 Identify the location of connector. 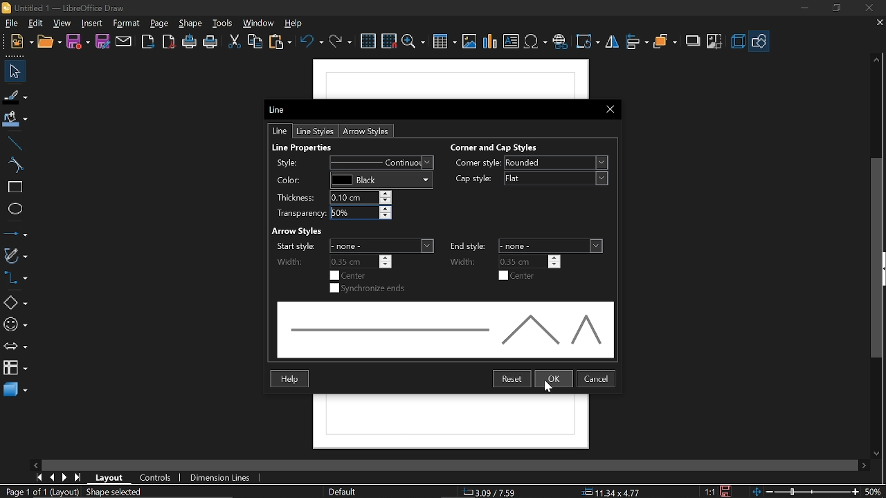
(15, 278).